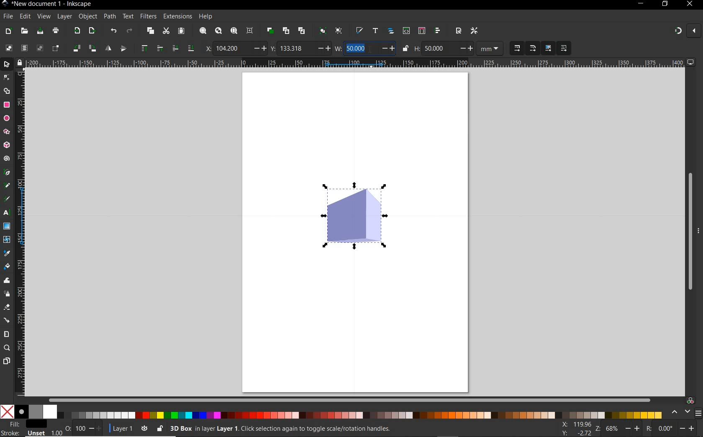 This screenshot has width=703, height=437. Describe the element at coordinates (24, 31) in the screenshot. I see `open file dialog` at that location.